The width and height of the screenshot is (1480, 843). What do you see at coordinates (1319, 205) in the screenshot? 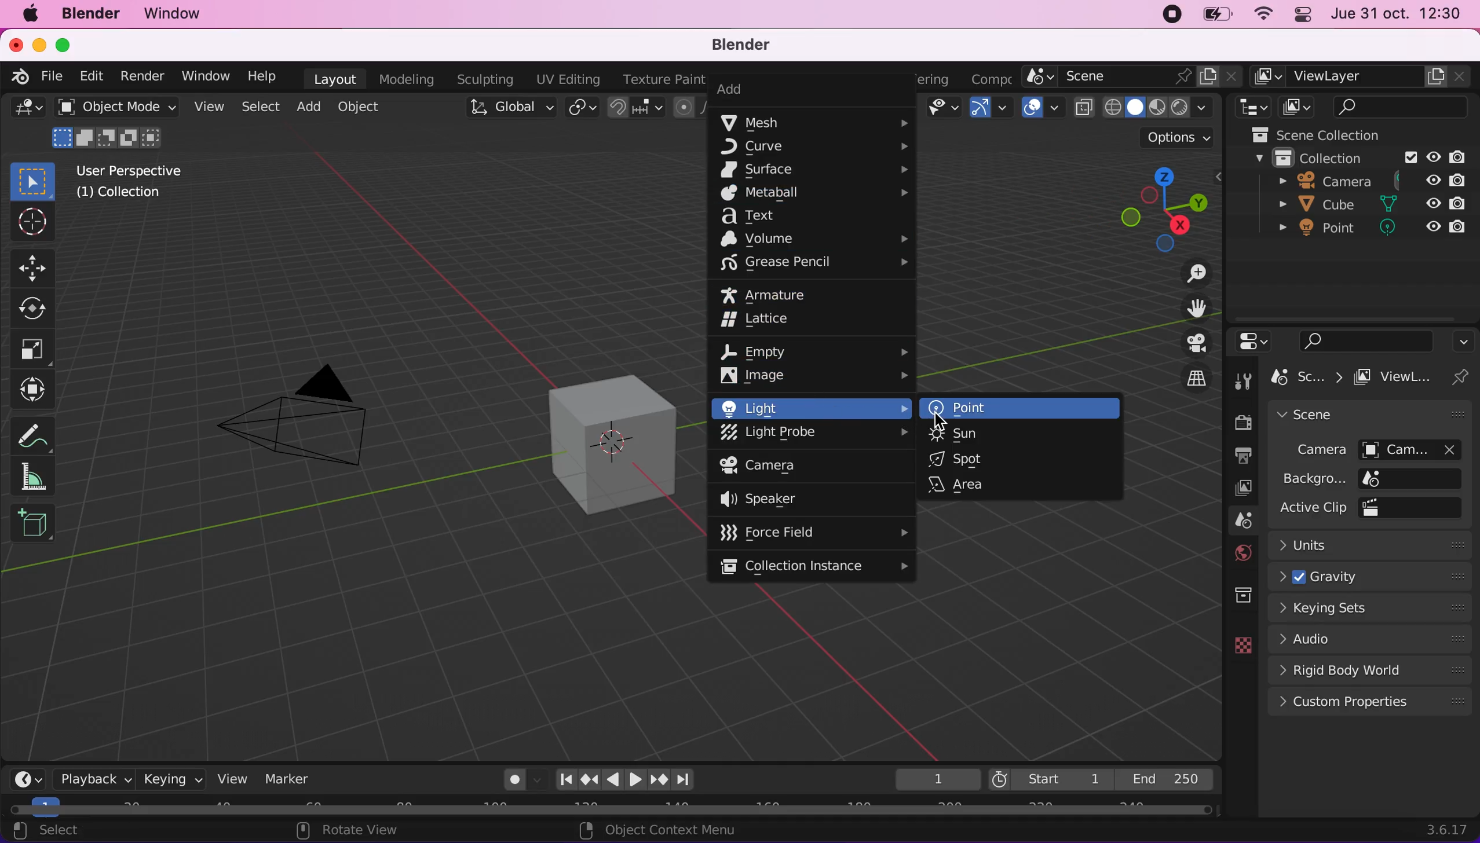
I see `cube` at bounding box center [1319, 205].